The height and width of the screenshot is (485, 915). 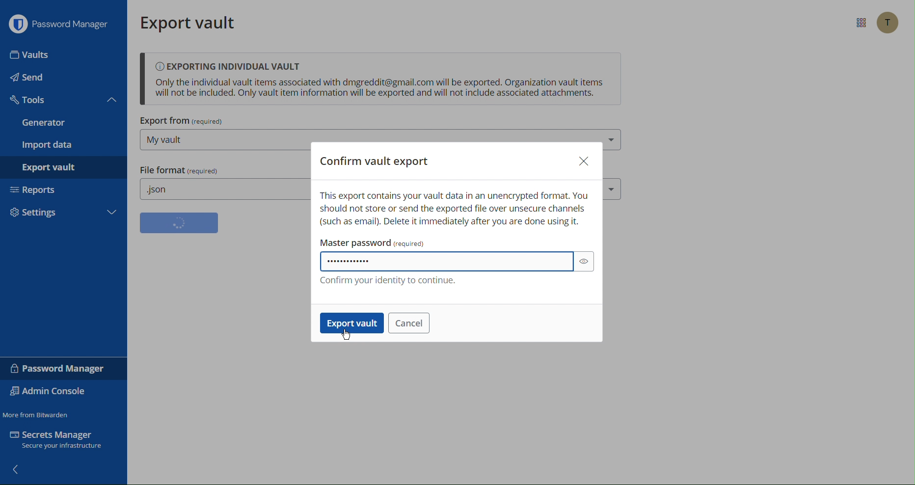 I want to click on Secrets Manager , so click(x=60, y=441).